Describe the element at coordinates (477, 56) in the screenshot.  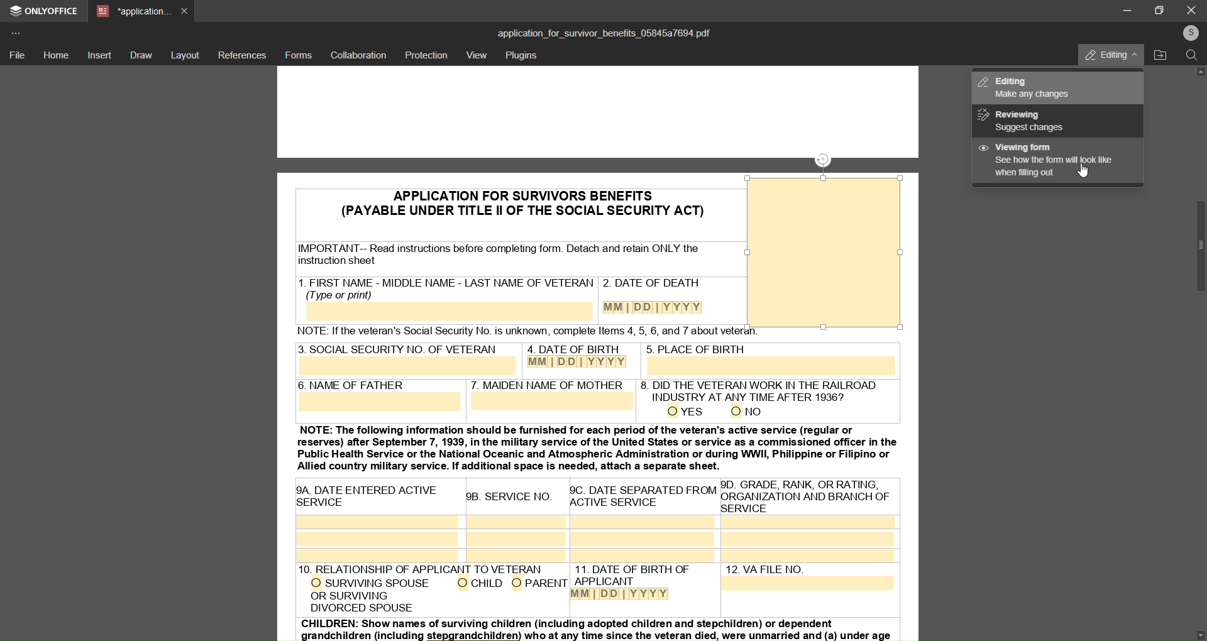
I see `view` at that location.